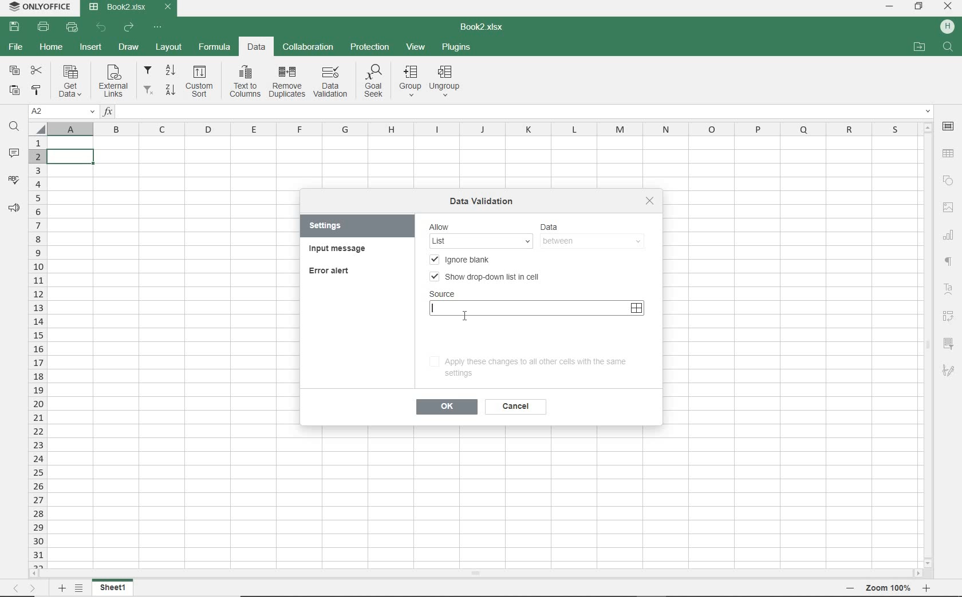 The width and height of the screenshot is (962, 597). What do you see at coordinates (435, 308) in the screenshot?
I see `TYPING` at bounding box center [435, 308].